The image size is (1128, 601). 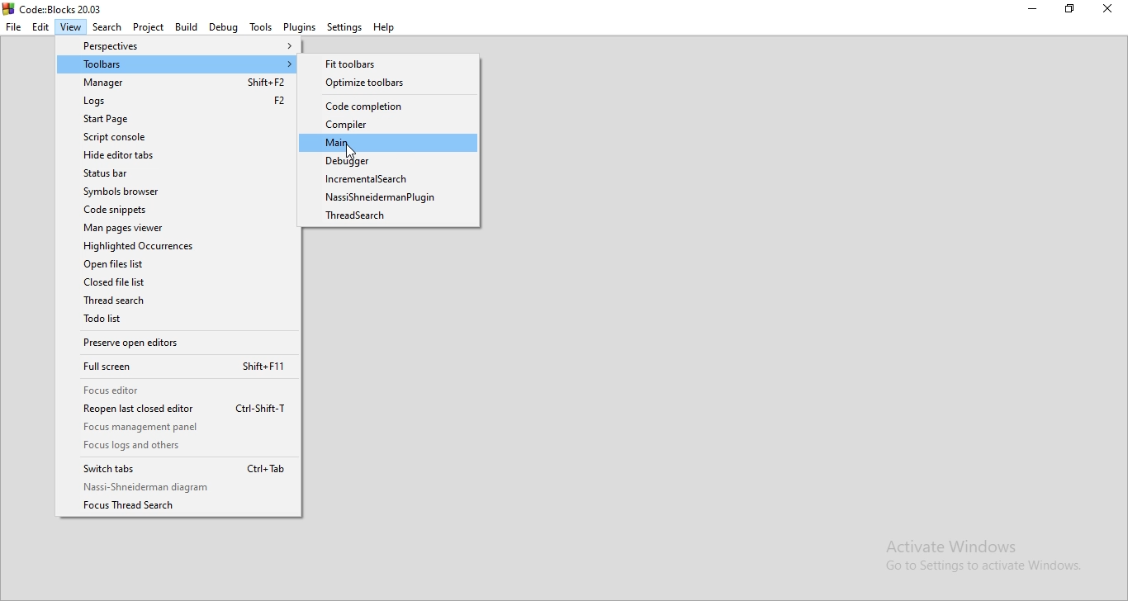 I want to click on Code completion, so click(x=390, y=107).